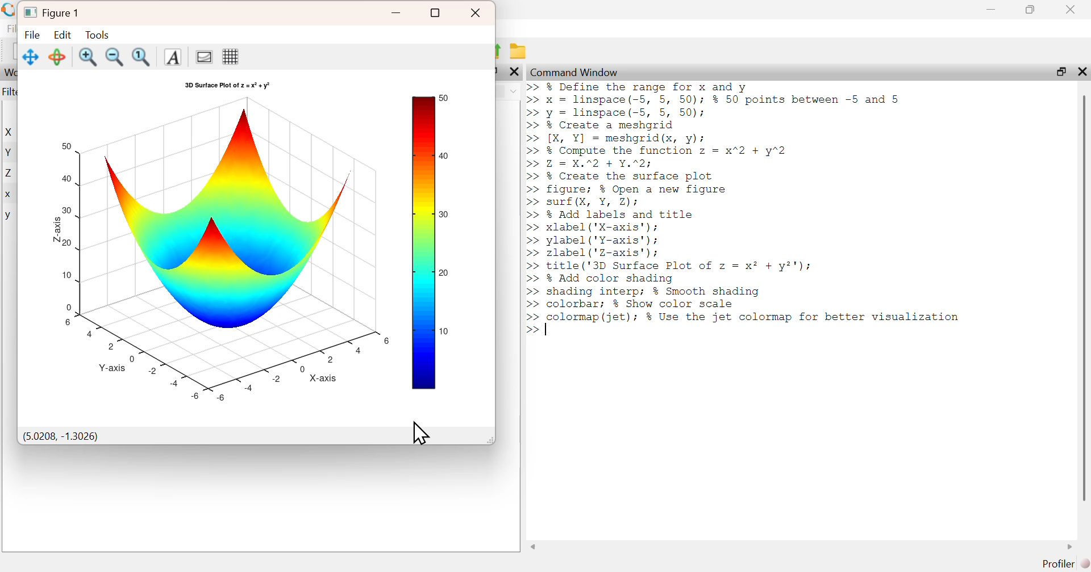 The height and width of the screenshot is (572, 1091). I want to click on >> % Define the range for x and y

>> x = linspace(-5, 5, 50); % 50 points between -5 and 5
>> y = linspace(-5, 5, 50);

>> % Create a meshgrid

>> [X, Y] = meshgrid(x, y):

>> % Compute the function z = x°2 + y"2

>> Z = X."2 + Y.82;

>> % Create the surface plot

>> figure; % Open a new figure

>> surf (X, ¥, 2);

>> % Add labels and title

>> xlabel ('X-axis');

>> ylabel ('Y-axis'):

>> zlabel ('Z-axis');

>> title('3D Surface Plot of z = x? + y2');

>> % Add color shading

>> shading interp; % Smooth shading

>> colorbar; % Show color scale

>> colormap (jet); % Use the jet colormap for better visualization
>>, so click(748, 208).